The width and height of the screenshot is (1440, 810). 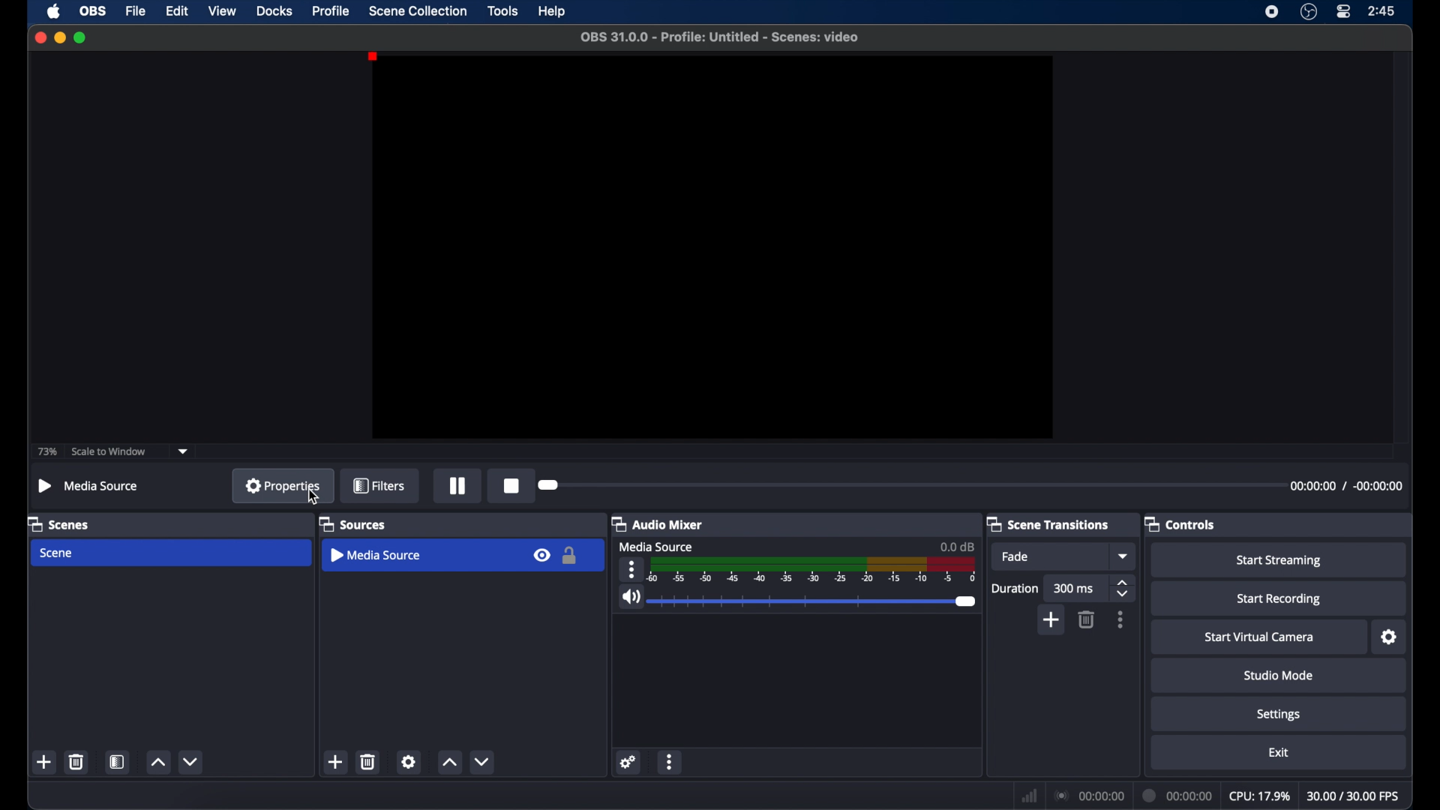 I want to click on edit, so click(x=177, y=11).